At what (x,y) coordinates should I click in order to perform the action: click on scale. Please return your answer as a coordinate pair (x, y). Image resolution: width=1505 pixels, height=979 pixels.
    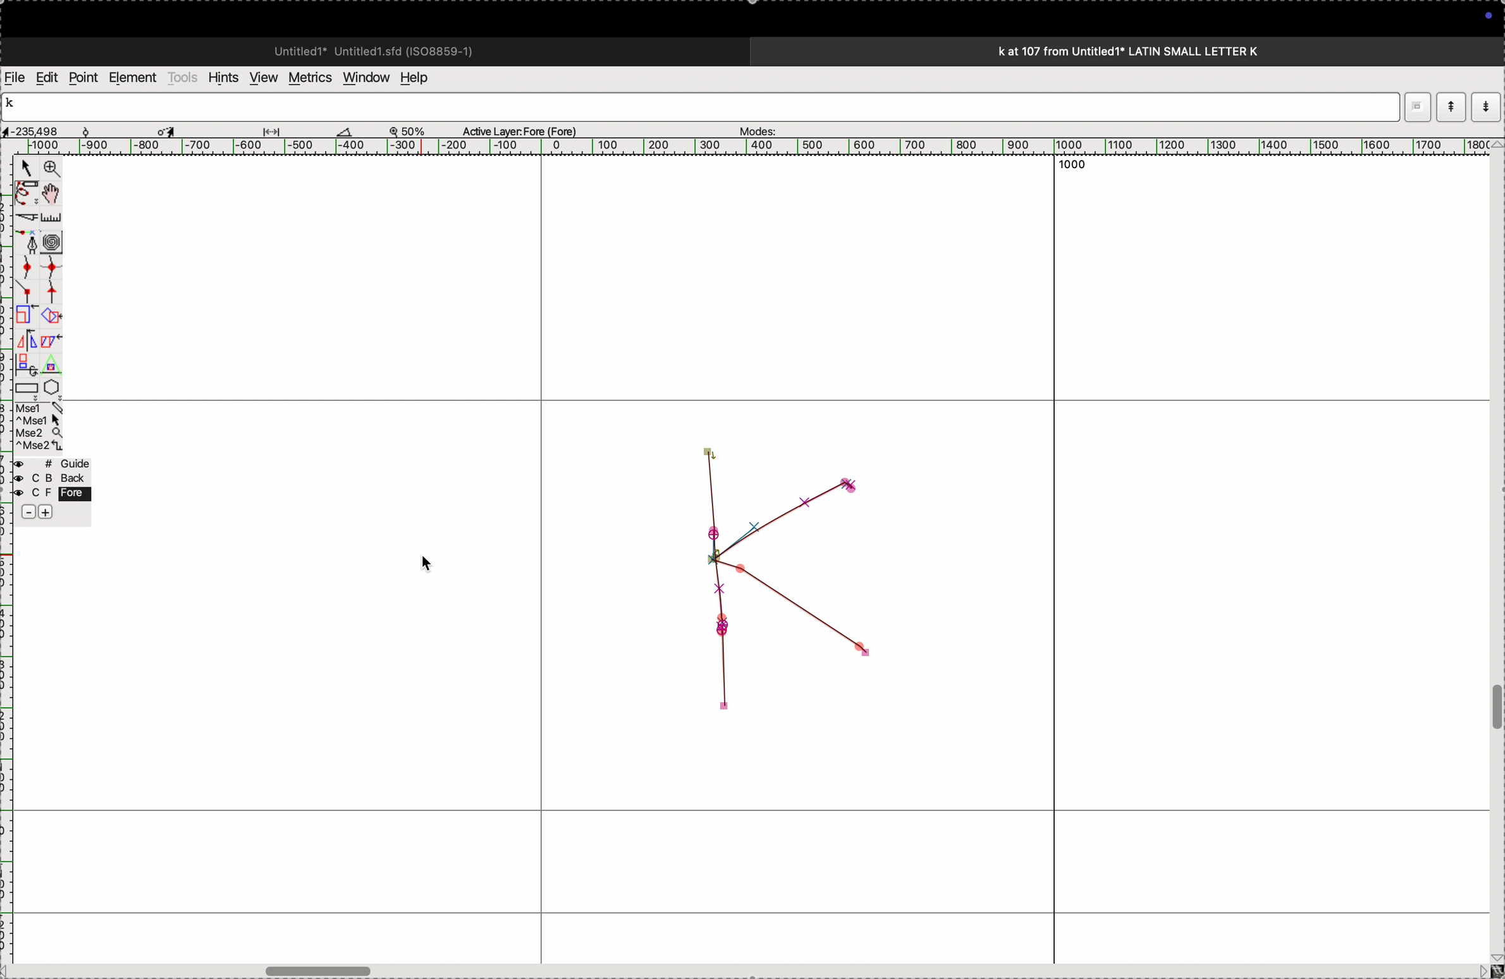
    Looking at the image, I should click on (54, 217).